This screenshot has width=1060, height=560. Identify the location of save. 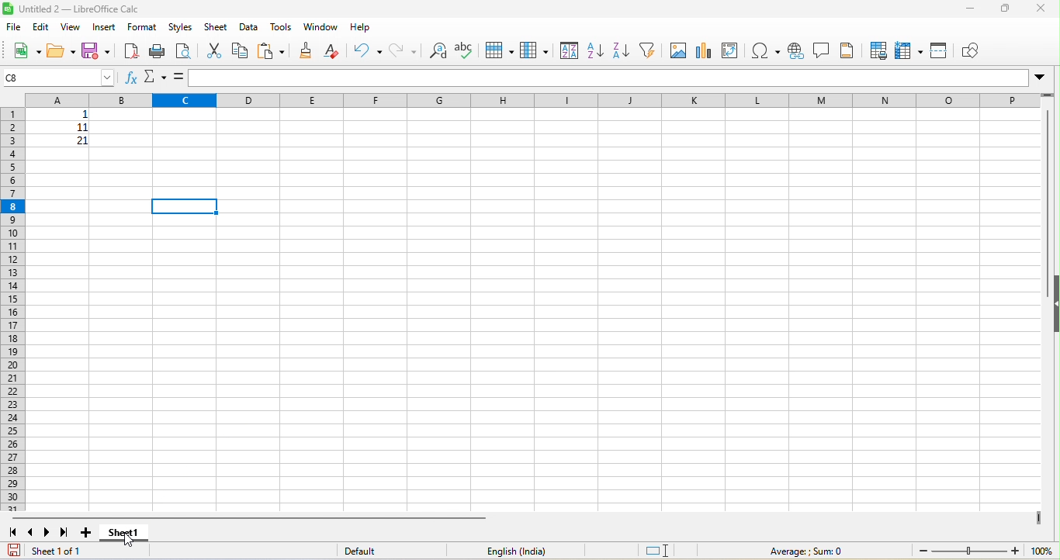
(96, 51).